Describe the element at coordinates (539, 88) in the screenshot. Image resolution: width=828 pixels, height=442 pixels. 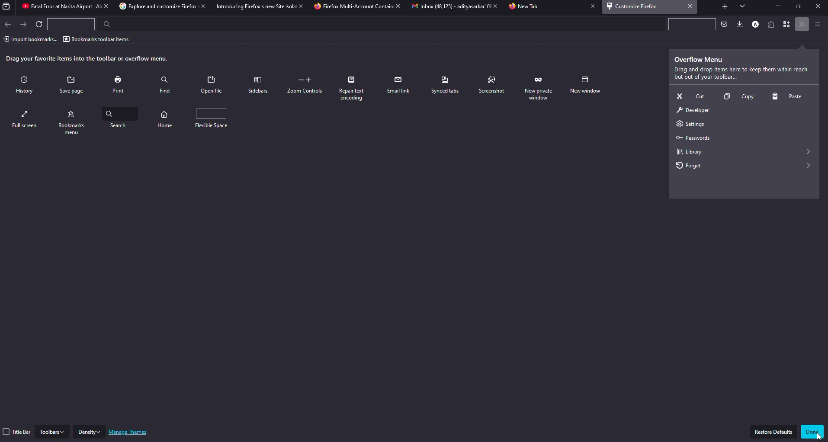
I see `forget` at that location.